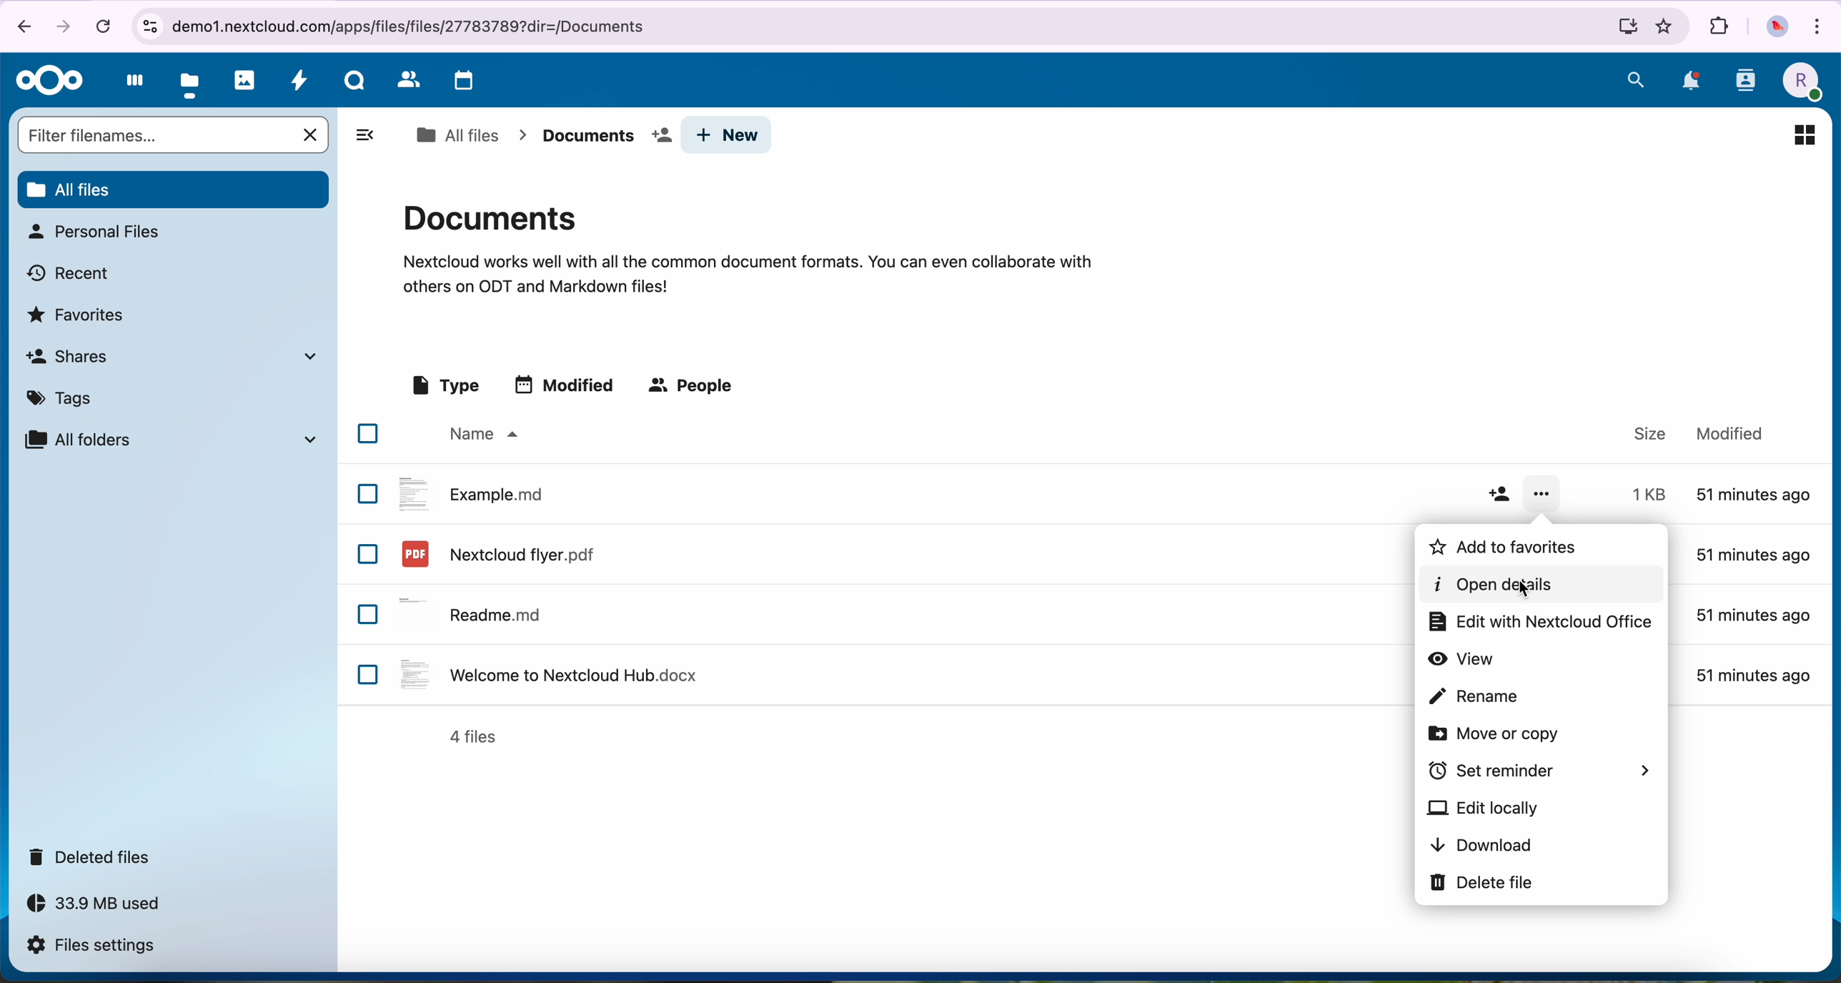  What do you see at coordinates (1479, 883) in the screenshot?
I see `delete file` at bounding box center [1479, 883].